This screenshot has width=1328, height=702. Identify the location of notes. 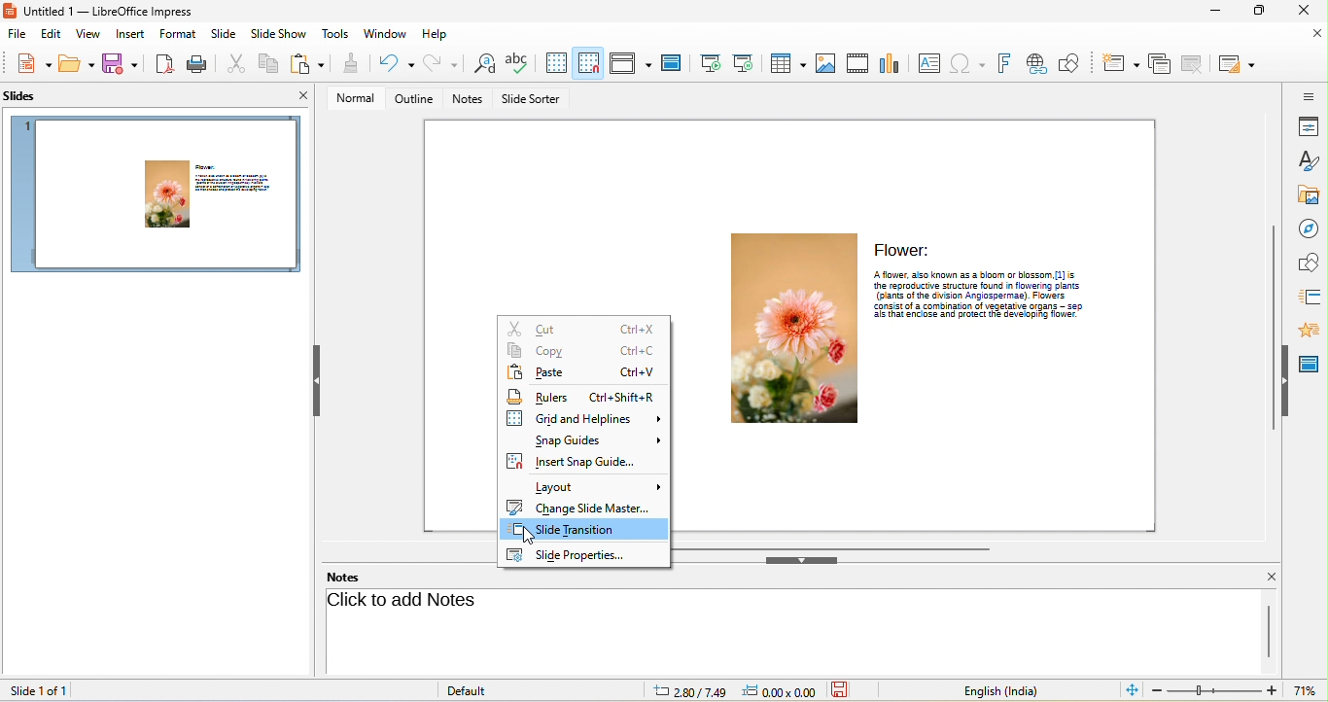
(342, 577).